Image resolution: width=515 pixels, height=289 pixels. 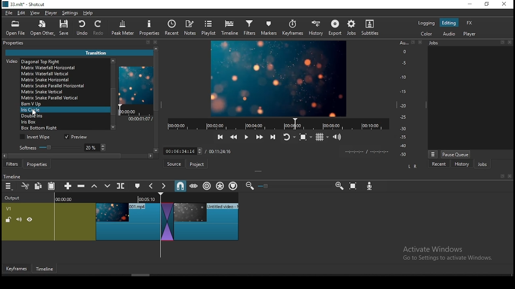 I want to click on Video [Dissolve, so click(x=35, y=61).